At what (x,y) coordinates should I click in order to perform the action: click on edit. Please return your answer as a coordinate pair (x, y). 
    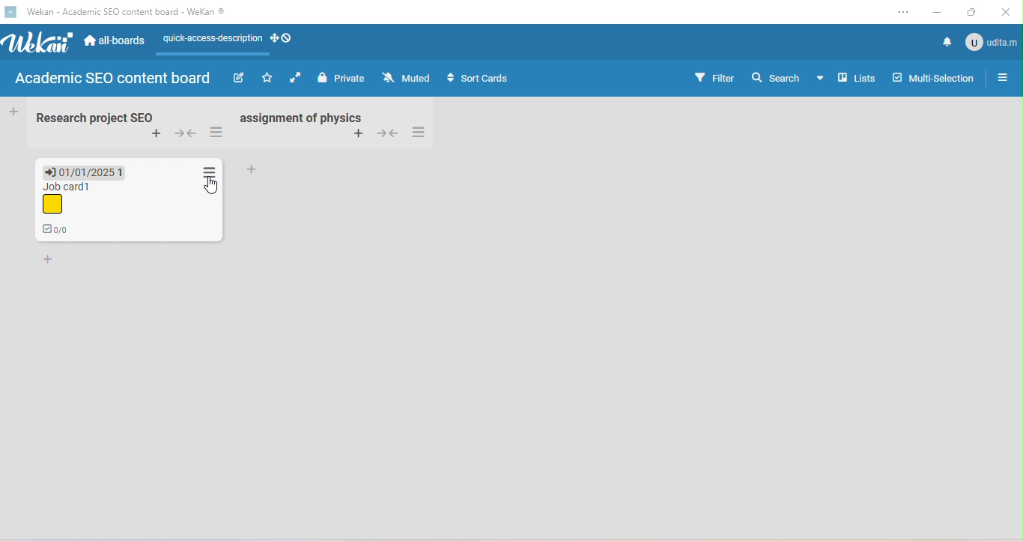
    Looking at the image, I should click on (237, 78).